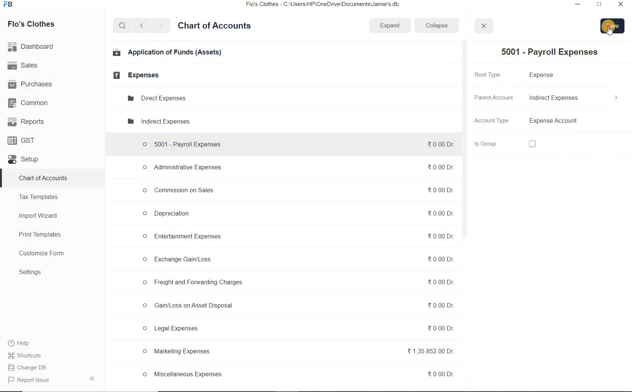 The height and width of the screenshot is (392, 632). I want to click on Tax Templates, so click(39, 197).